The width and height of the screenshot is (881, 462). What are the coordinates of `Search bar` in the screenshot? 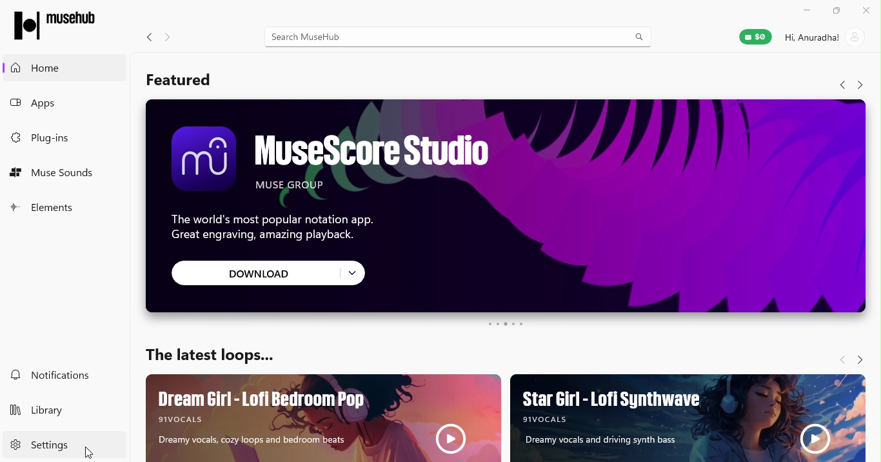 It's located at (464, 35).